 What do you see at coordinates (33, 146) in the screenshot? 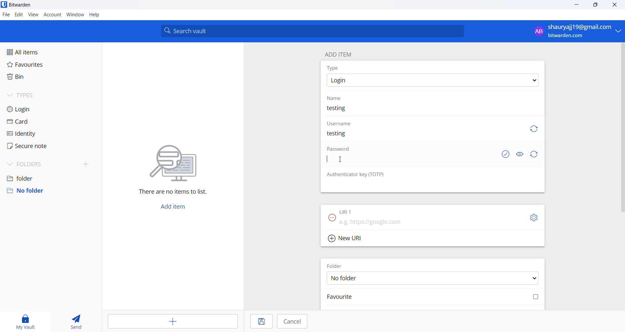
I see `secure note` at bounding box center [33, 146].